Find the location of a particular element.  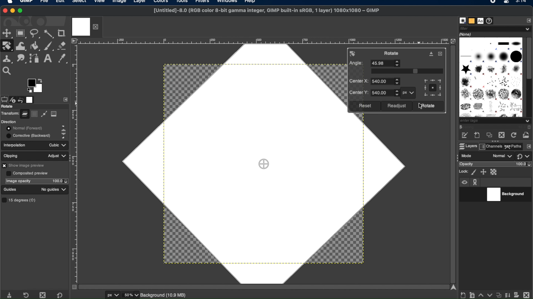

delete tool preset is located at coordinates (43, 295).